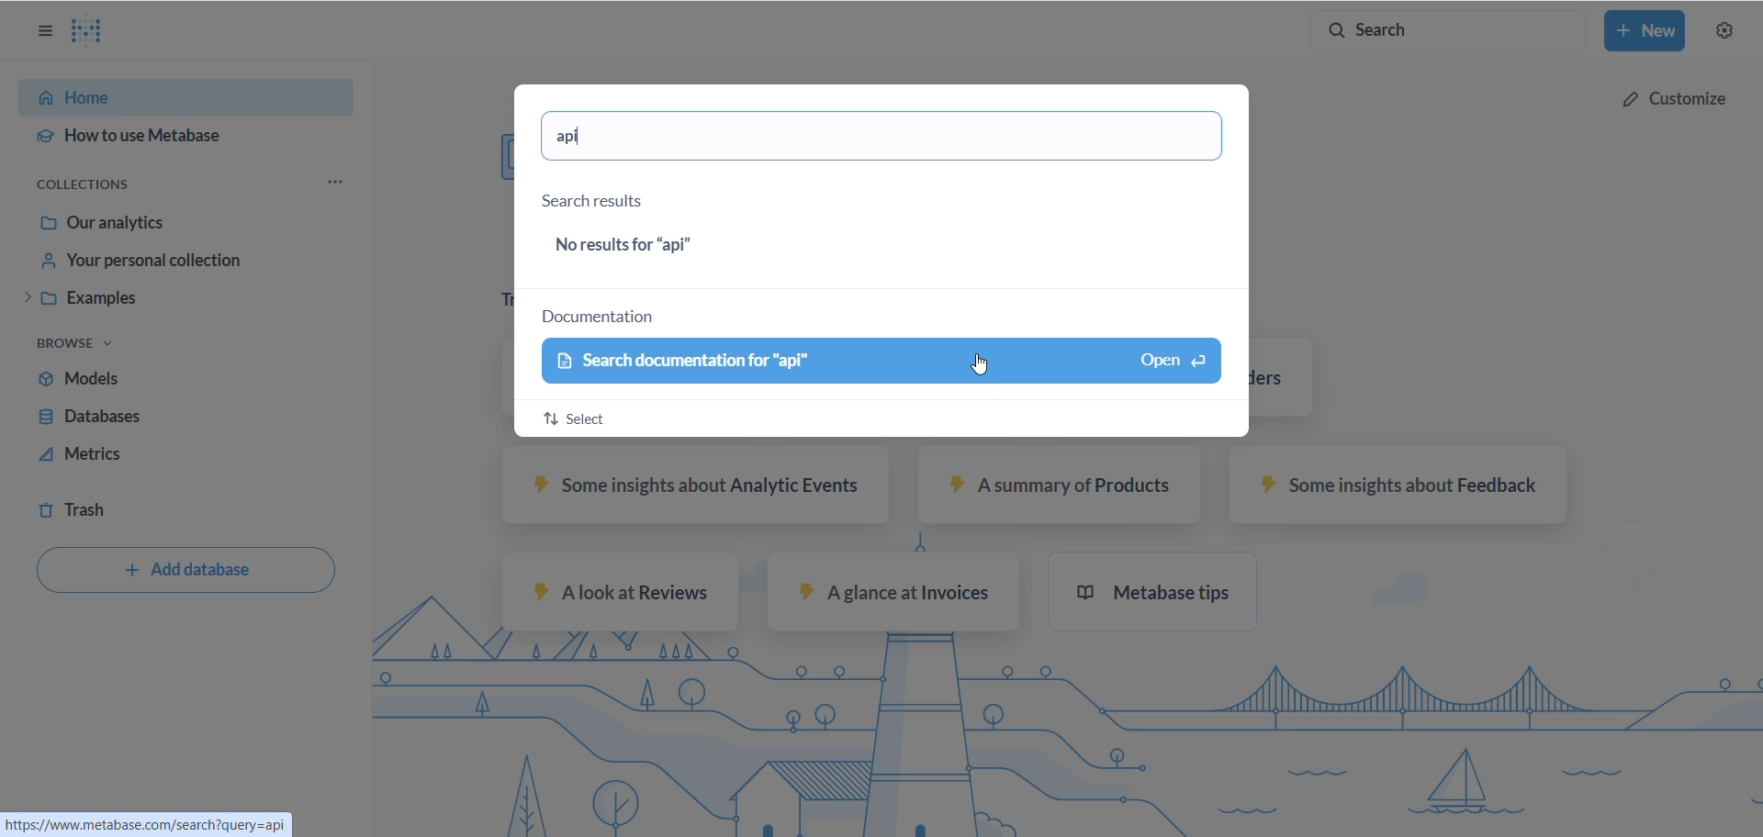  Describe the element at coordinates (612, 596) in the screenshot. I see `A look at reviews sample` at that location.